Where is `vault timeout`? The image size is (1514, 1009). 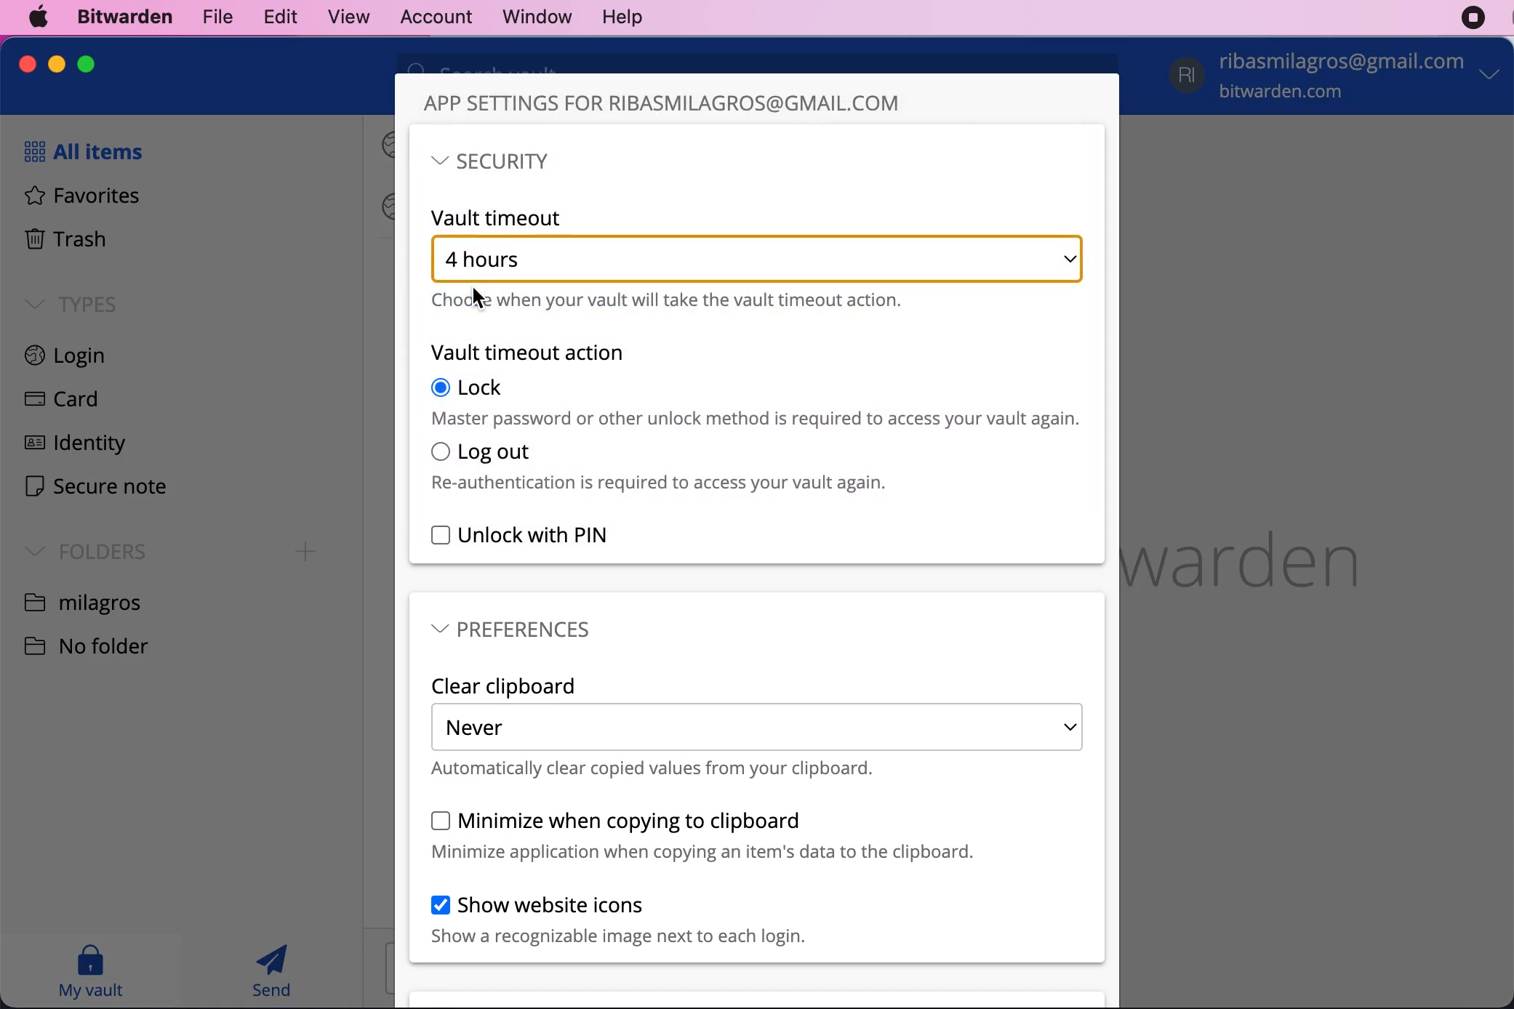 vault timeout is located at coordinates (500, 217).